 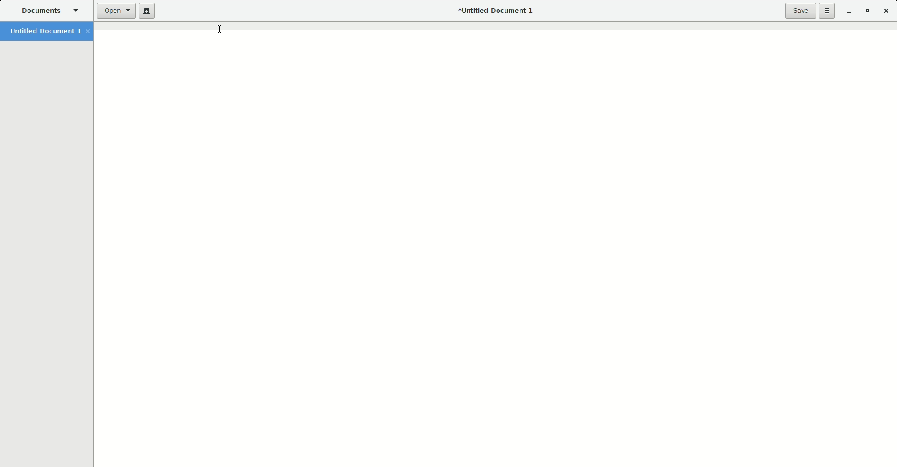 What do you see at coordinates (829, 12) in the screenshot?
I see `Options` at bounding box center [829, 12].